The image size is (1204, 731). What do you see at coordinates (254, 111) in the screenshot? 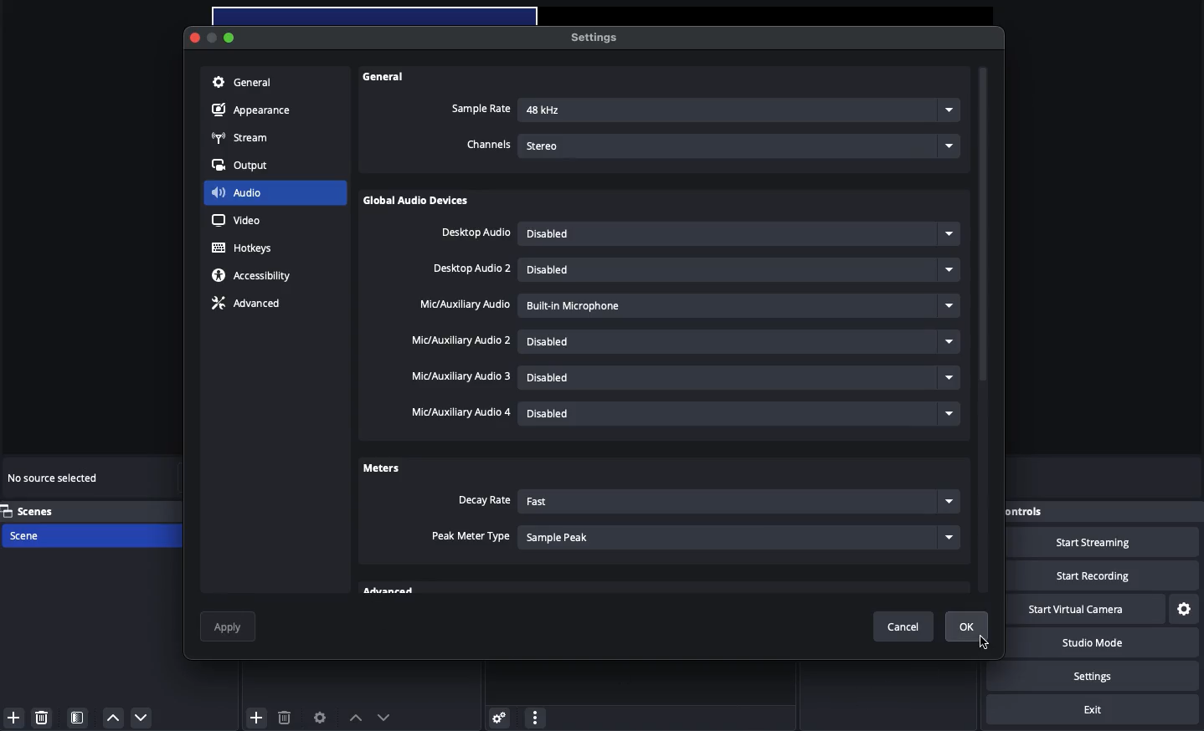
I see `Appearance` at bounding box center [254, 111].